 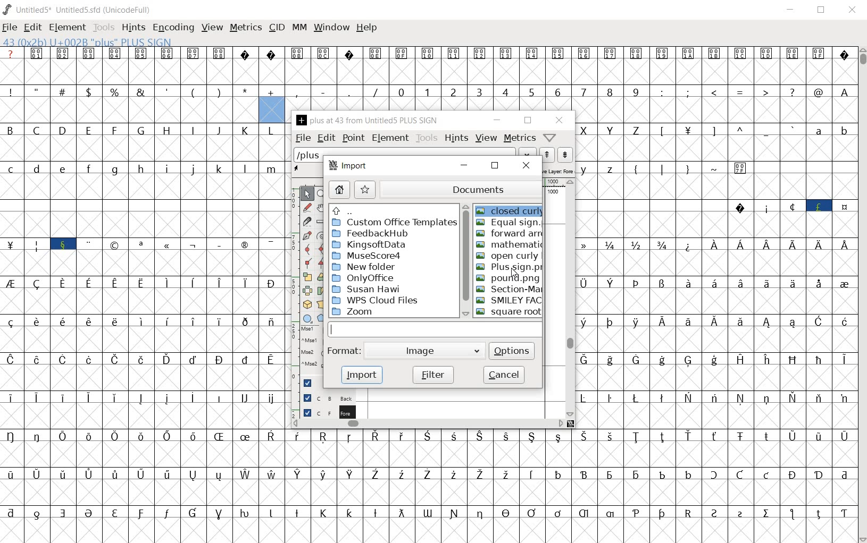 I want to click on skew the selection, so click(x=322, y=291).